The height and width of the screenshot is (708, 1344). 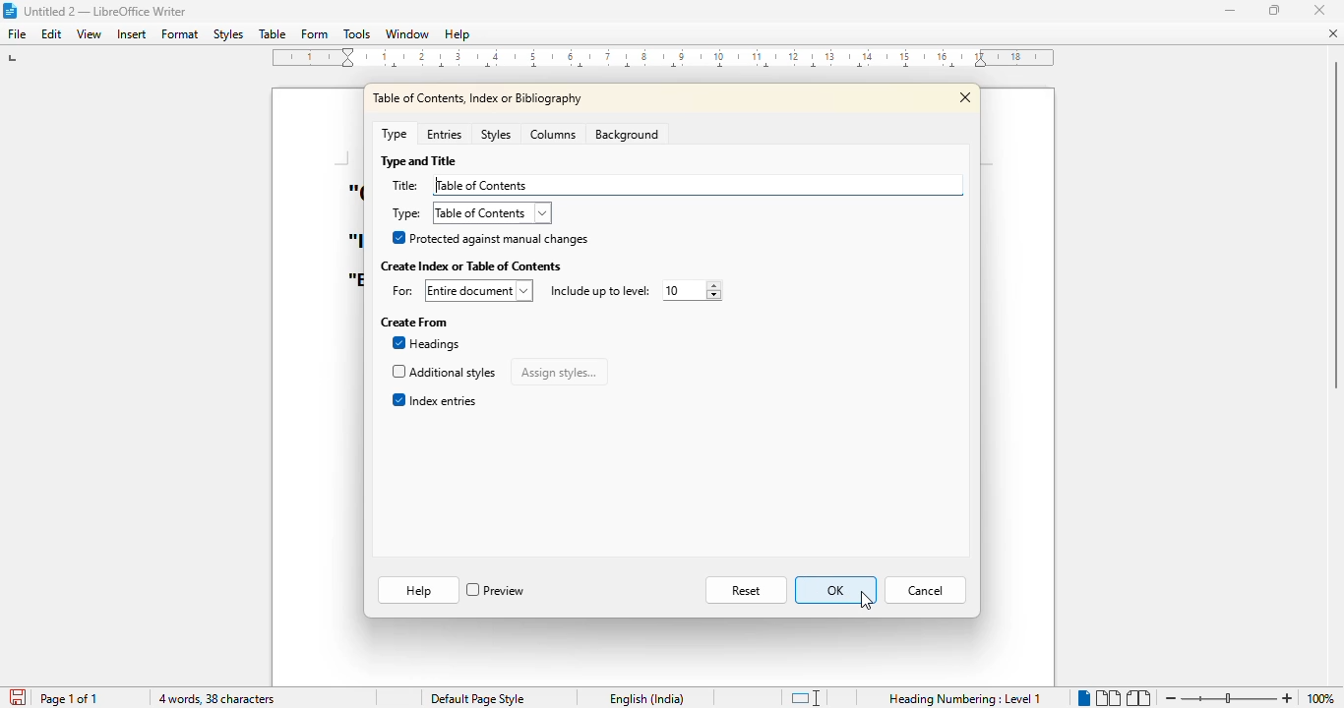 I want to click on preview, so click(x=497, y=590).